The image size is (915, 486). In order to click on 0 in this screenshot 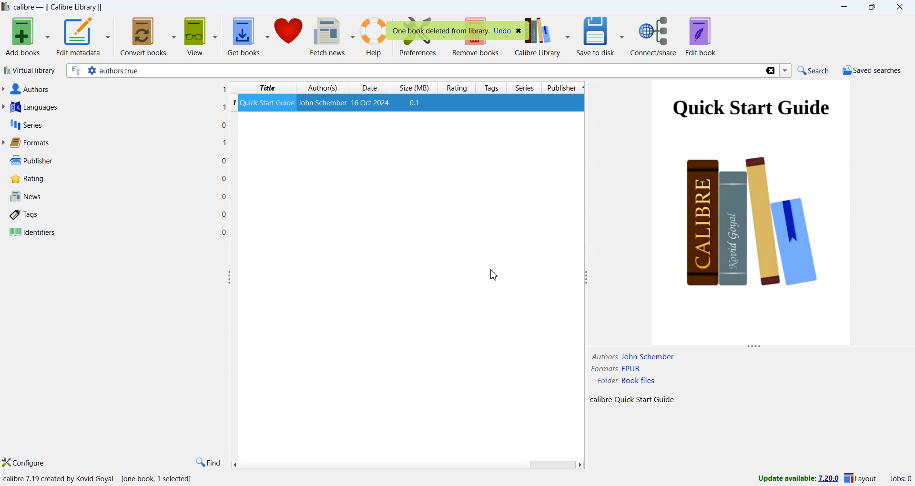, I will do `click(225, 177)`.